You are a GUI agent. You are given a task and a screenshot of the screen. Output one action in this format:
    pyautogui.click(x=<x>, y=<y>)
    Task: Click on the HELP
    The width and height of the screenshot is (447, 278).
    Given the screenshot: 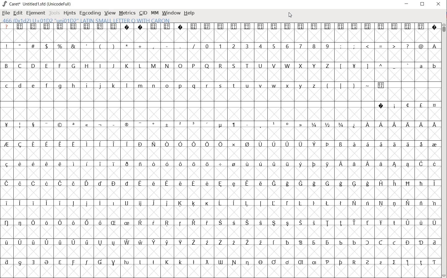 What is the action you would take?
    pyautogui.click(x=189, y=13)
    